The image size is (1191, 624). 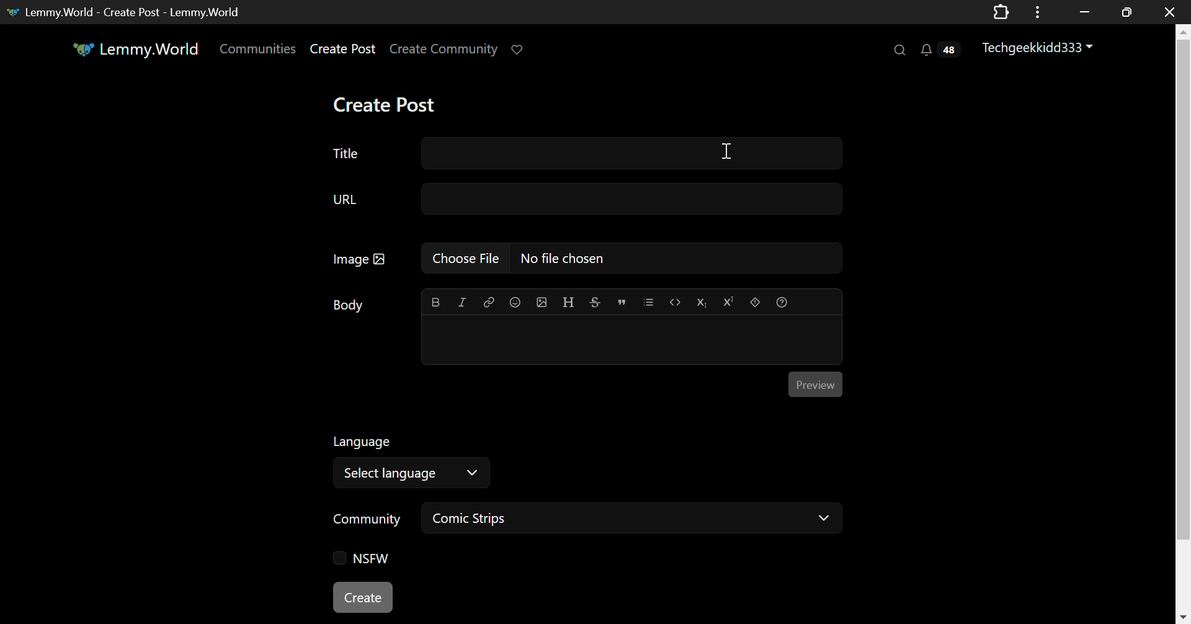 What do you see at coordinates (635, 520) in the screenshot?
I see `Comic Strips` at bounding box center [635, 520].